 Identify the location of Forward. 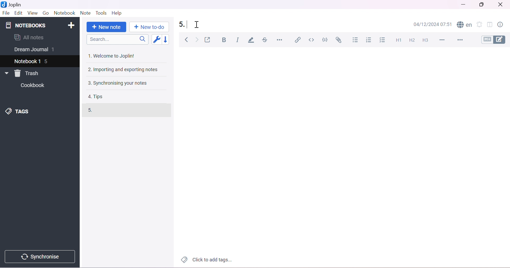
(197, 40).